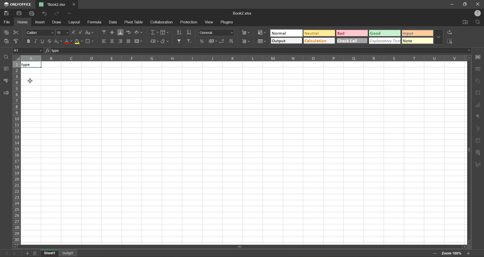 This screenshot has height=257, width=484. I want to click on pivot table, so click(478, 140).